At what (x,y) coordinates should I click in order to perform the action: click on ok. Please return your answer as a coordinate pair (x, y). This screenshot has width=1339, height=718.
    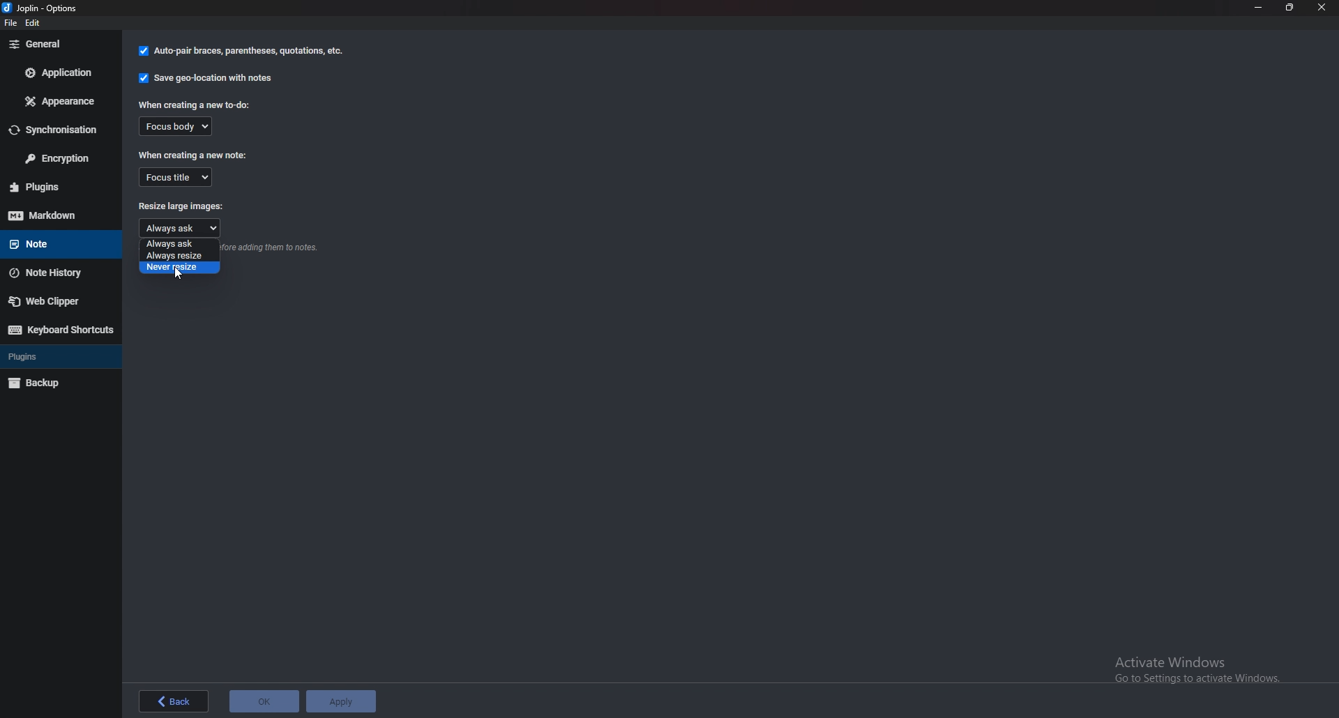
    Looking at the image, I should click on (264, 701).